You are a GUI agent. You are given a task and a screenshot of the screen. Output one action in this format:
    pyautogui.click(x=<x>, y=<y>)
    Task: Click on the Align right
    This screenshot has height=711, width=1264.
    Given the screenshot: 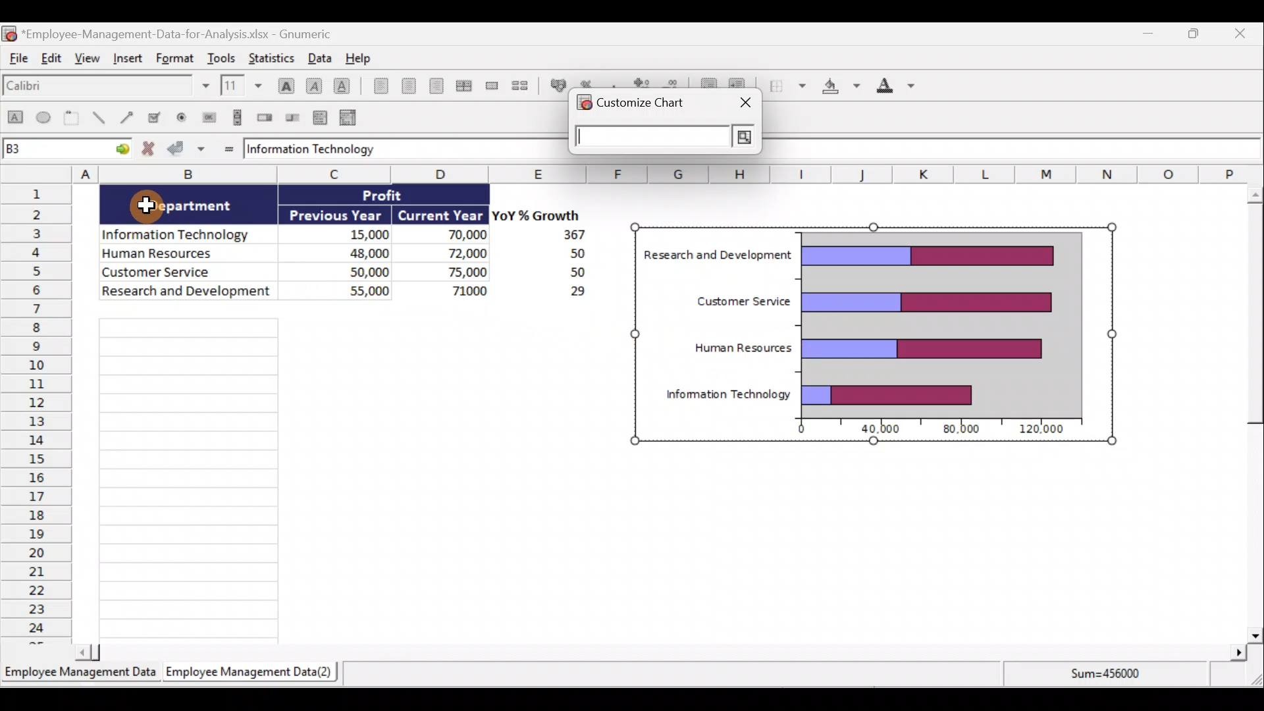 What is the action you would take?
    pyautogui.click(x=438, y=89)
    